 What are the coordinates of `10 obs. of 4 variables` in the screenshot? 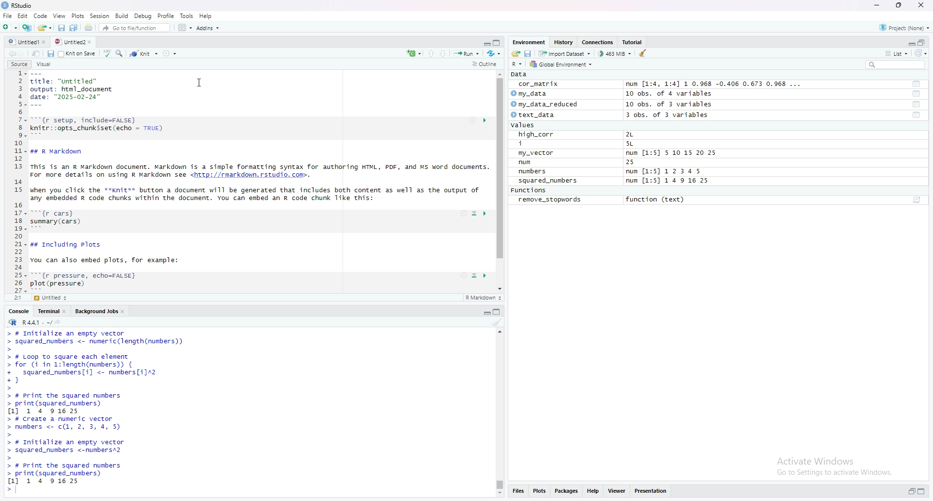 It's located at (677, 93).